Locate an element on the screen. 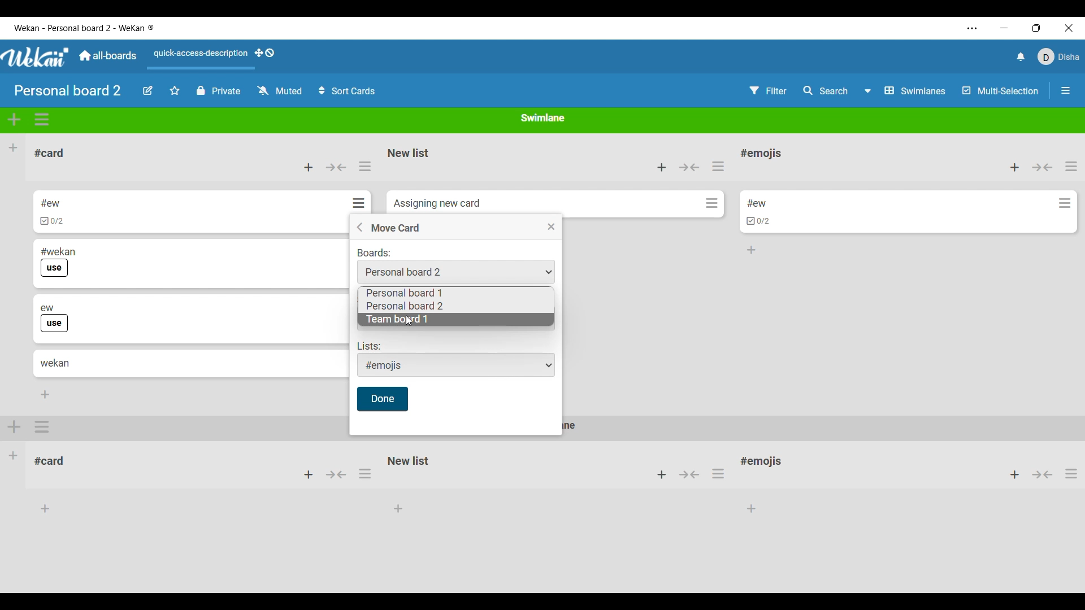  Card actions is located at coordinates (1065, 203).